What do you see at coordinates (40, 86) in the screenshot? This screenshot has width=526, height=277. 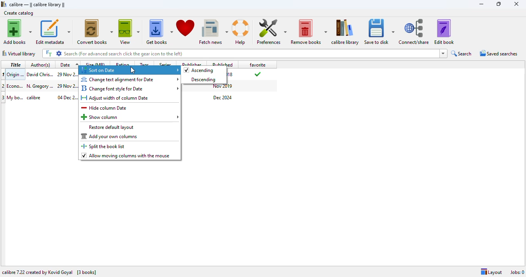 I see `author` at bounding box center [40, 86].